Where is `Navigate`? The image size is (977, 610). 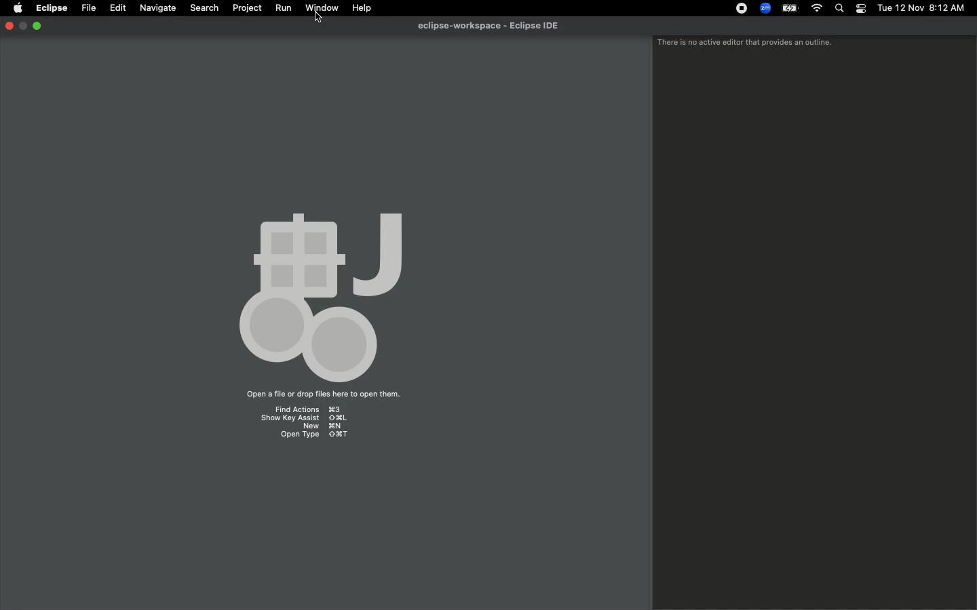 Navigate is located at coordinates (156, 8).